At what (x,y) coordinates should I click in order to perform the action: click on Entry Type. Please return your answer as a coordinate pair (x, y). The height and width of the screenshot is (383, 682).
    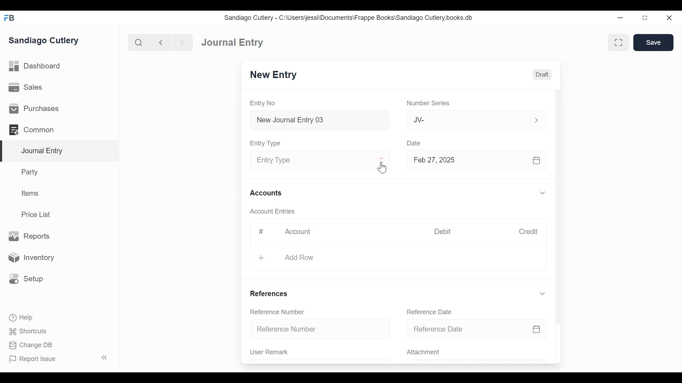
    Looking at the image, I should click on (267, 144).